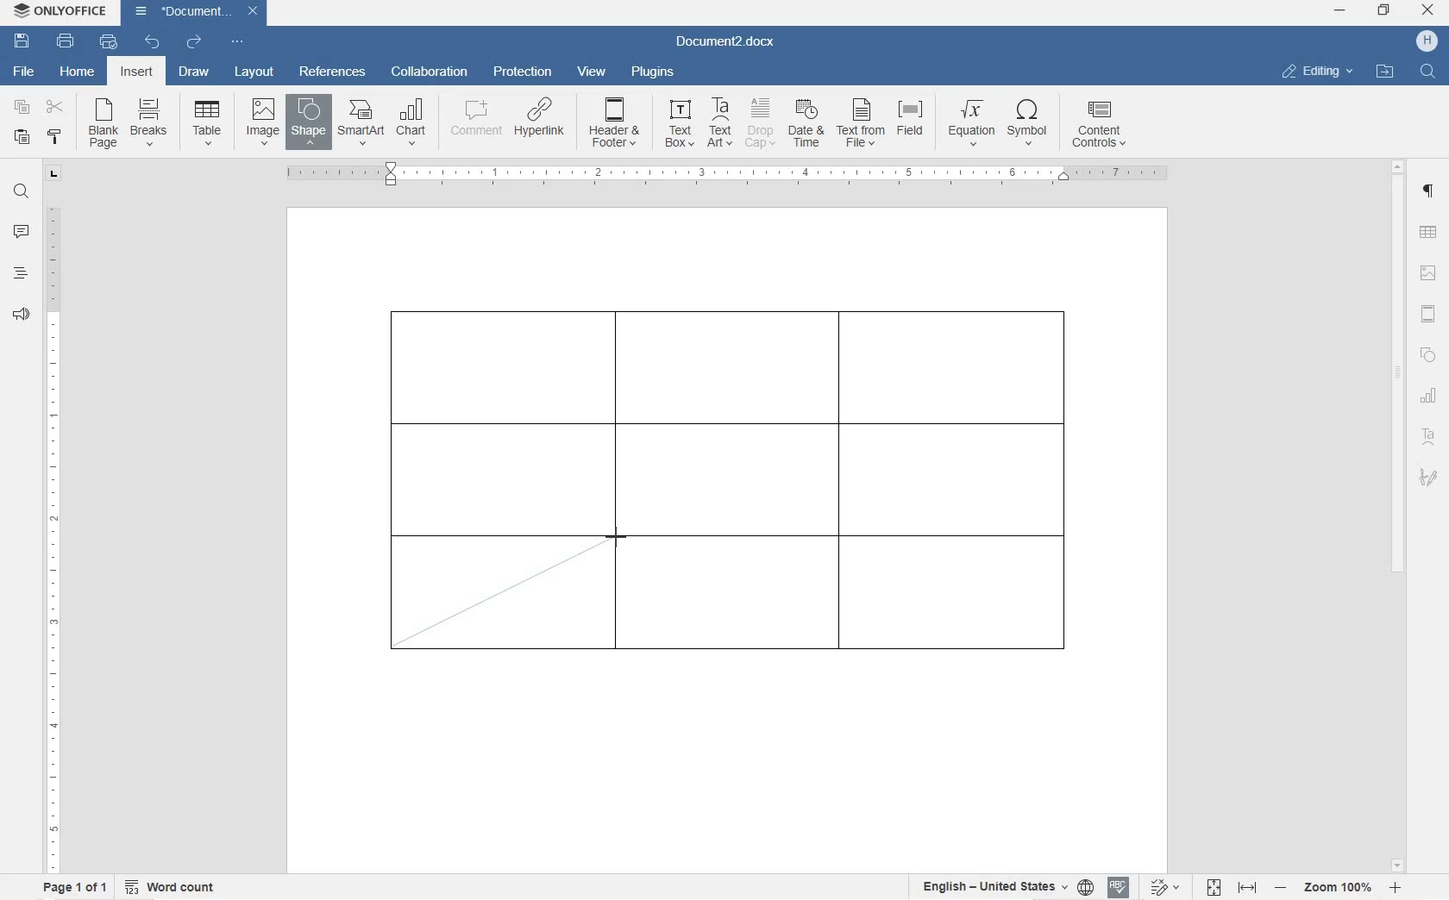 Image resolution: width=1449 pixels, height=900 pixels. I want to click on word count, so click(172, 886).